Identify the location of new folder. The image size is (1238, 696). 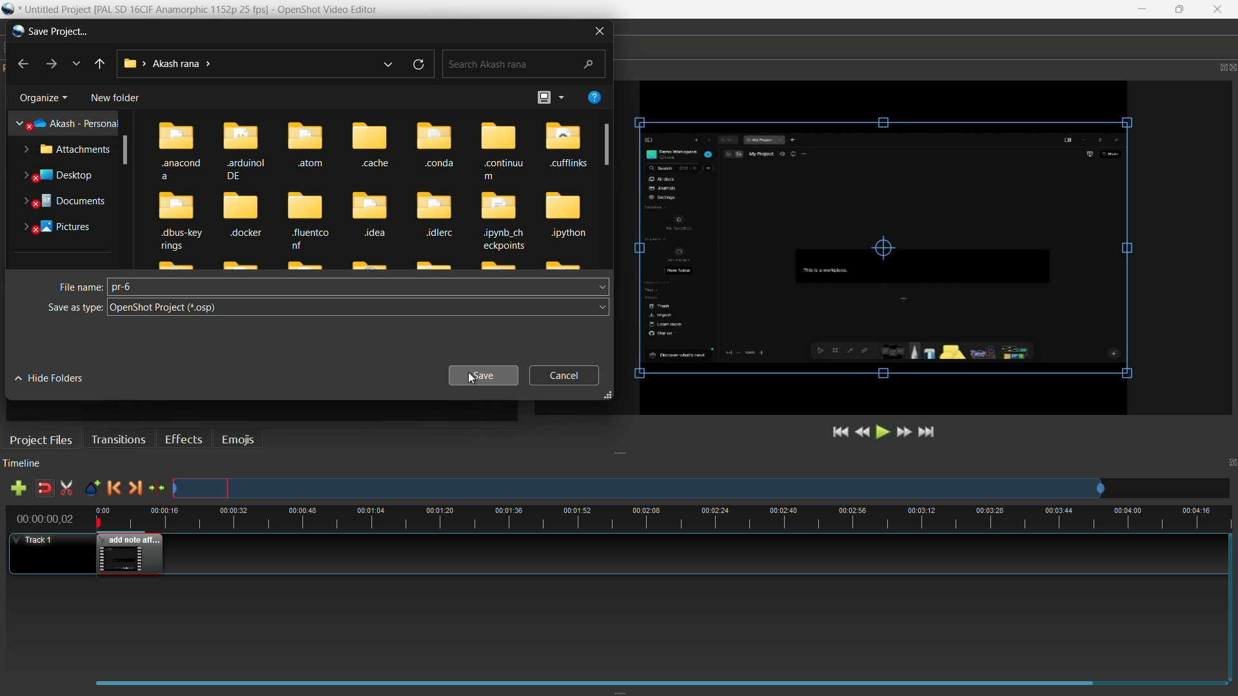
(114, 98).